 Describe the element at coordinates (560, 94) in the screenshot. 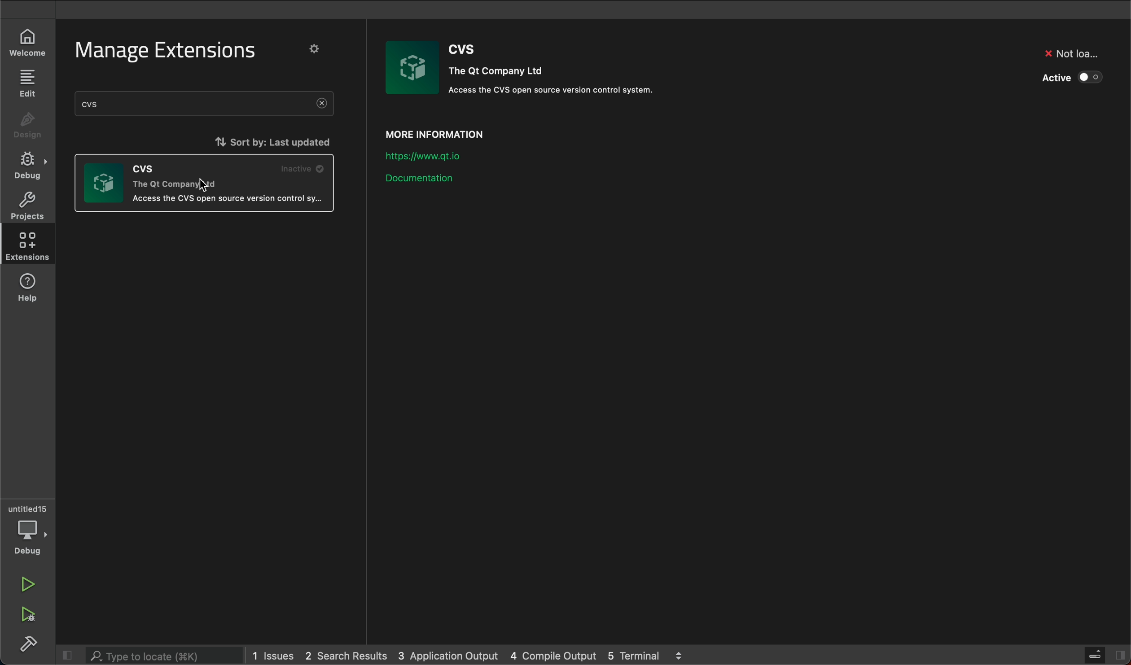

I see `Description ` at that location.